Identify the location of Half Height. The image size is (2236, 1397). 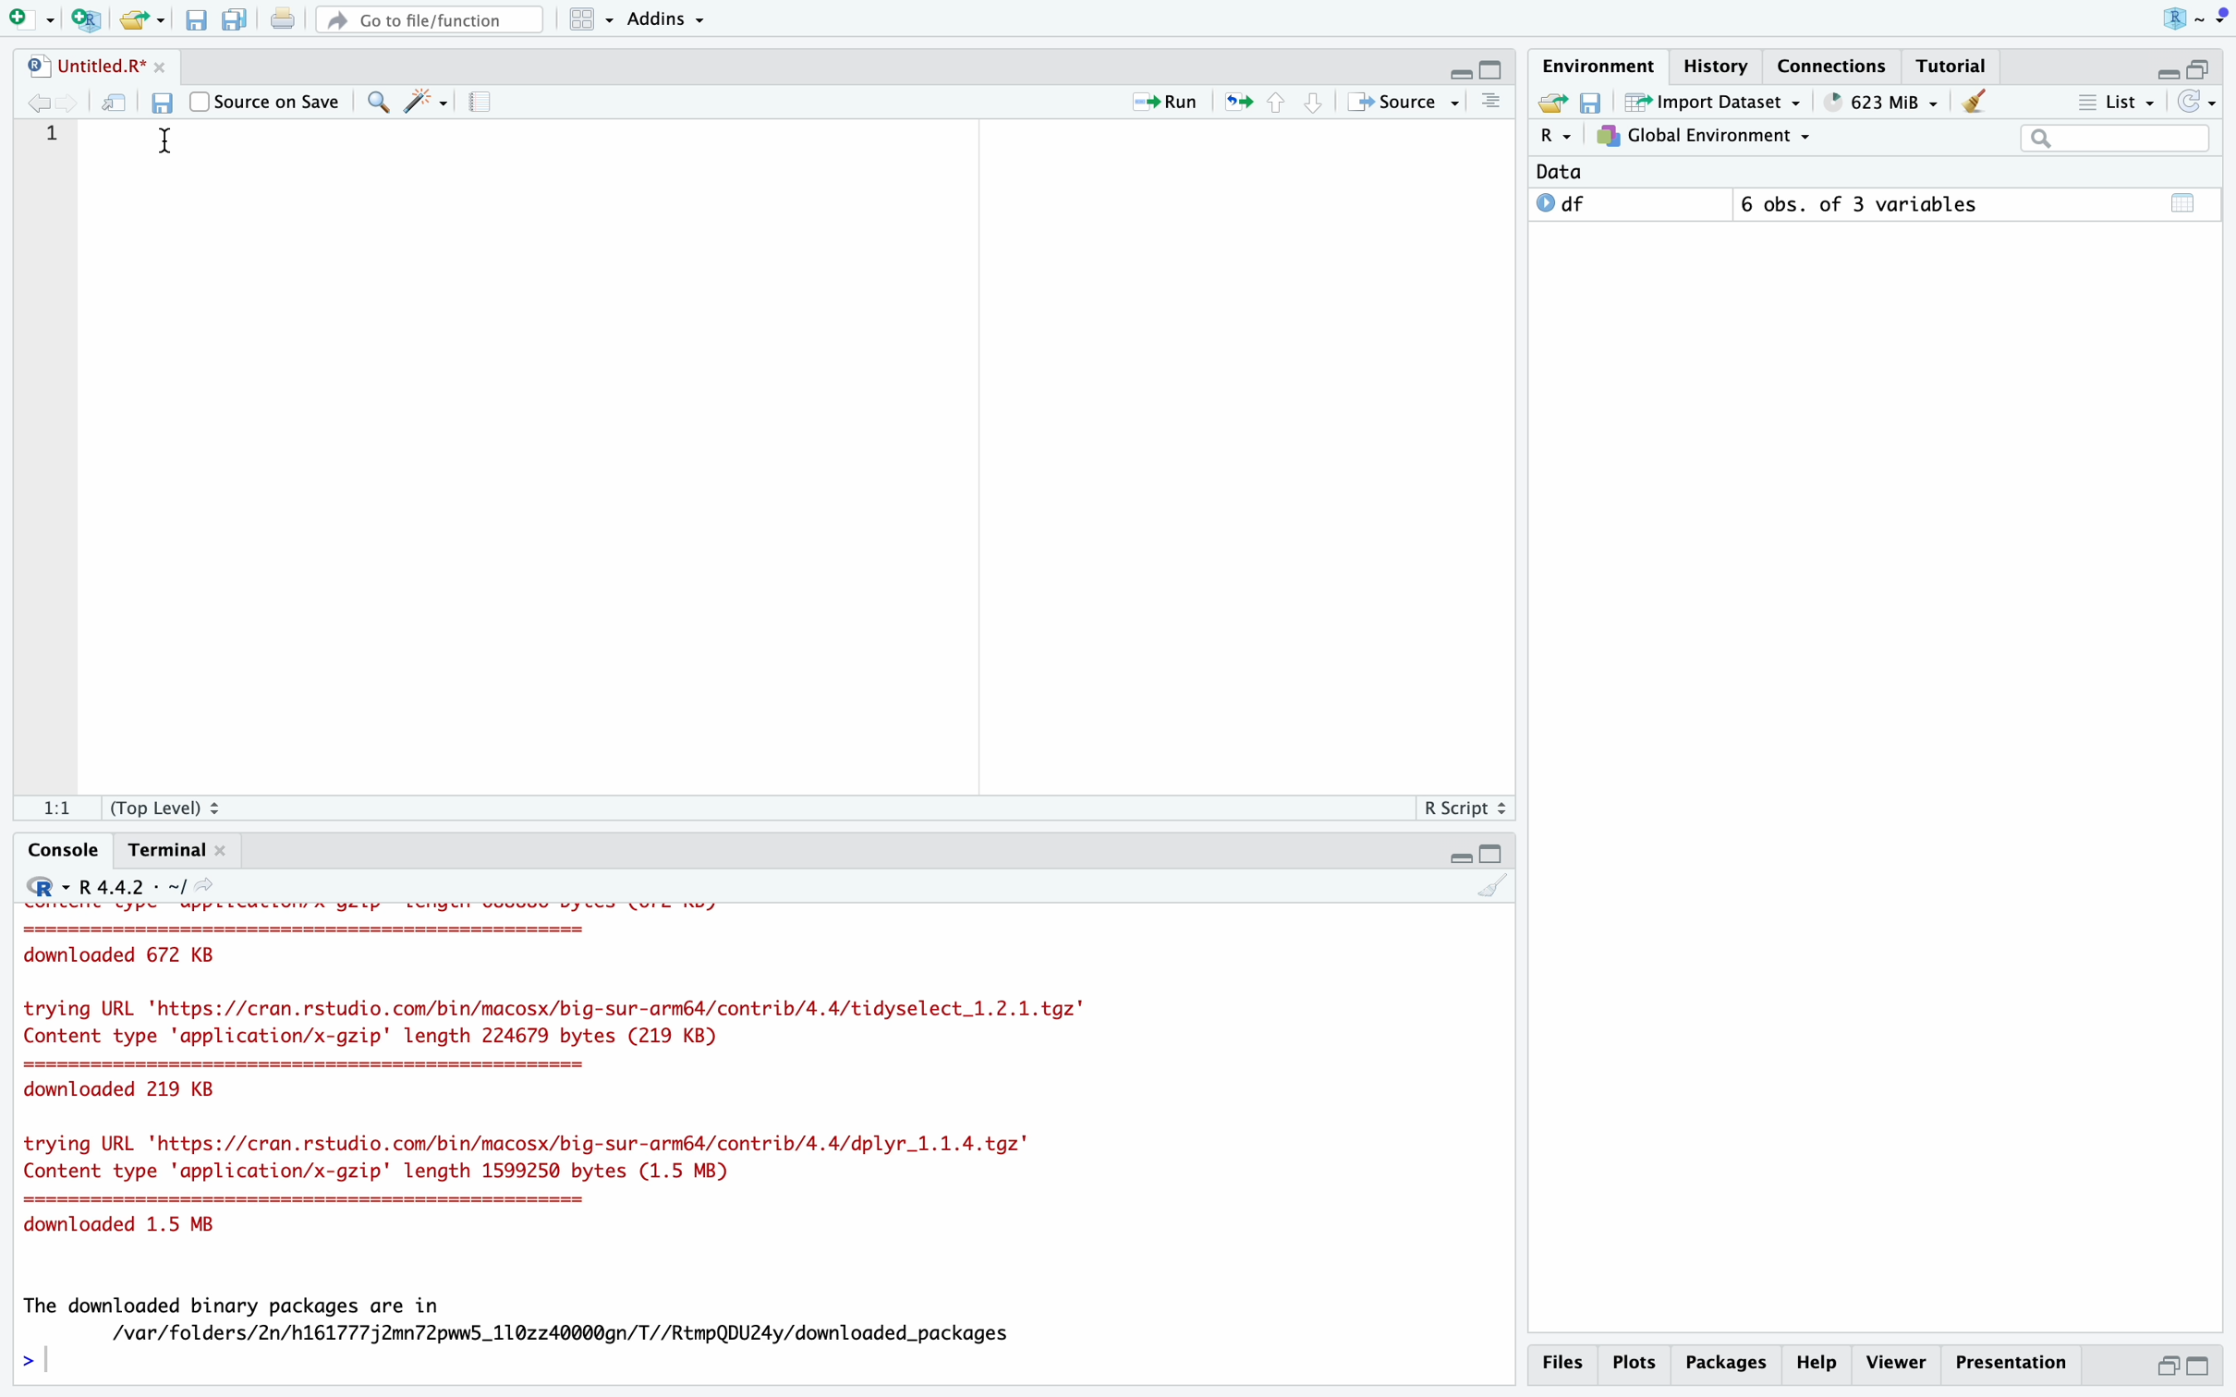
(2164, 1365).